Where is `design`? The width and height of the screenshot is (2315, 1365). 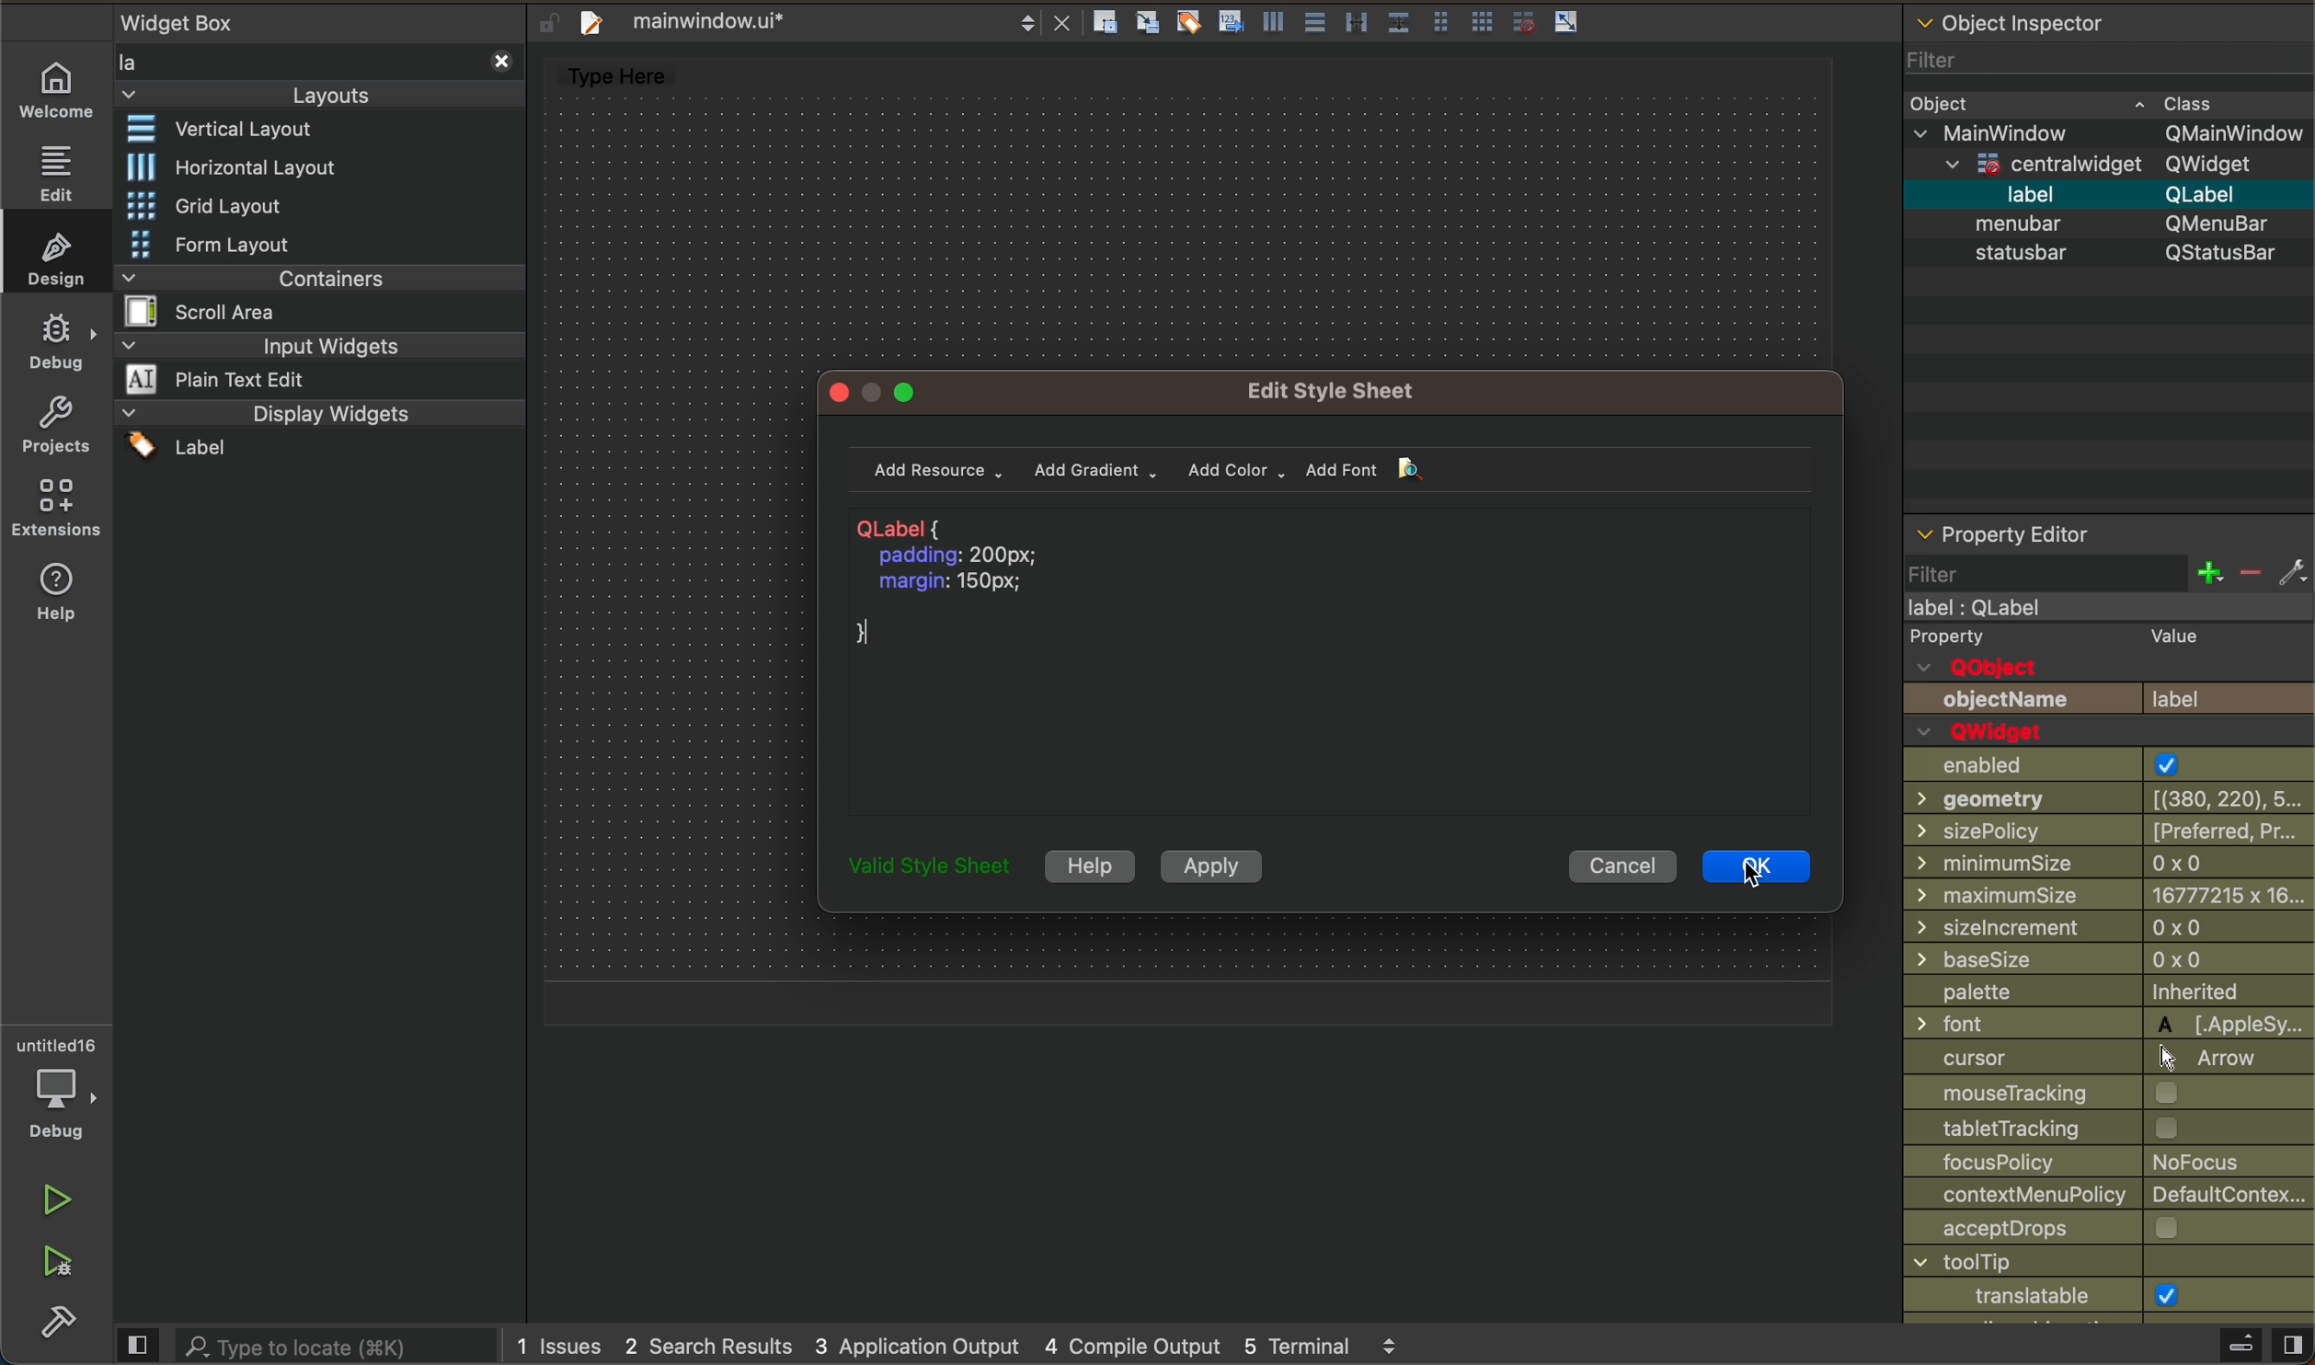
design is located at coordinates (57, 258).